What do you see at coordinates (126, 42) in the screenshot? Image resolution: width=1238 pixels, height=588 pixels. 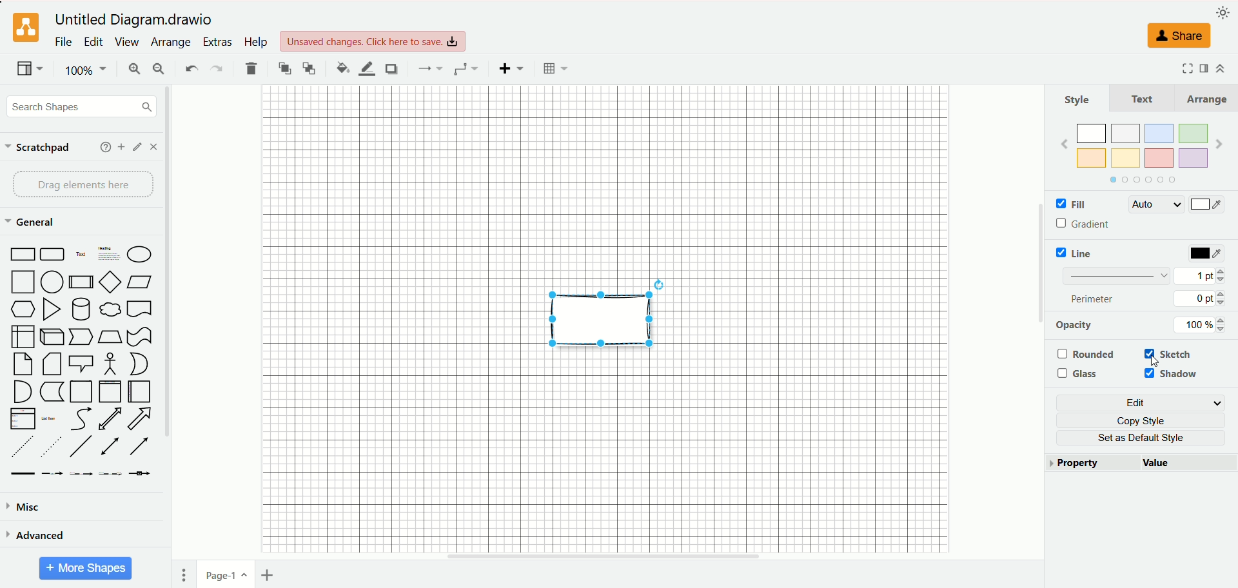 I see `view` at bounding box center [126, 42].